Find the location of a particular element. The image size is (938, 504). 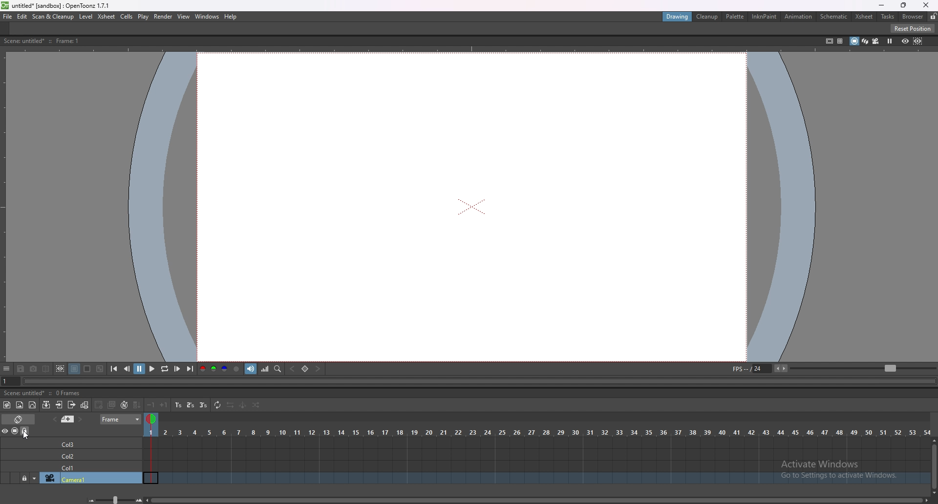

camera timeline is located at coordinates (537, 479).